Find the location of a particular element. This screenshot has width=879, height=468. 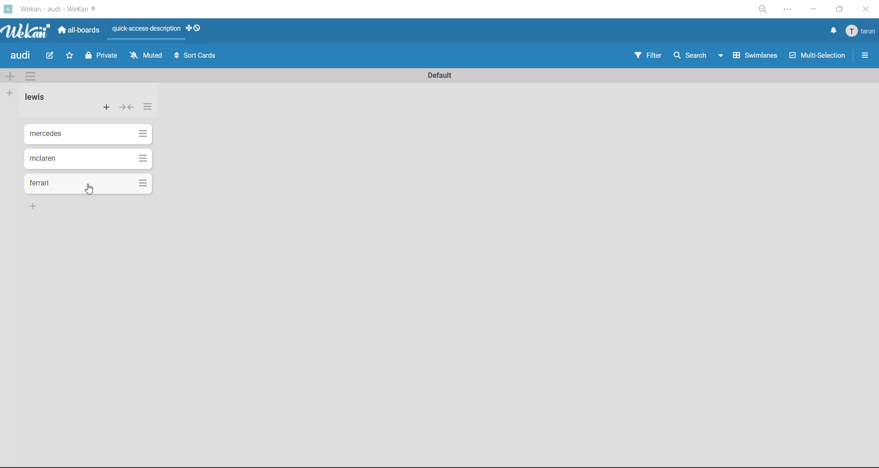

board title is located at coordinates (19, 55).